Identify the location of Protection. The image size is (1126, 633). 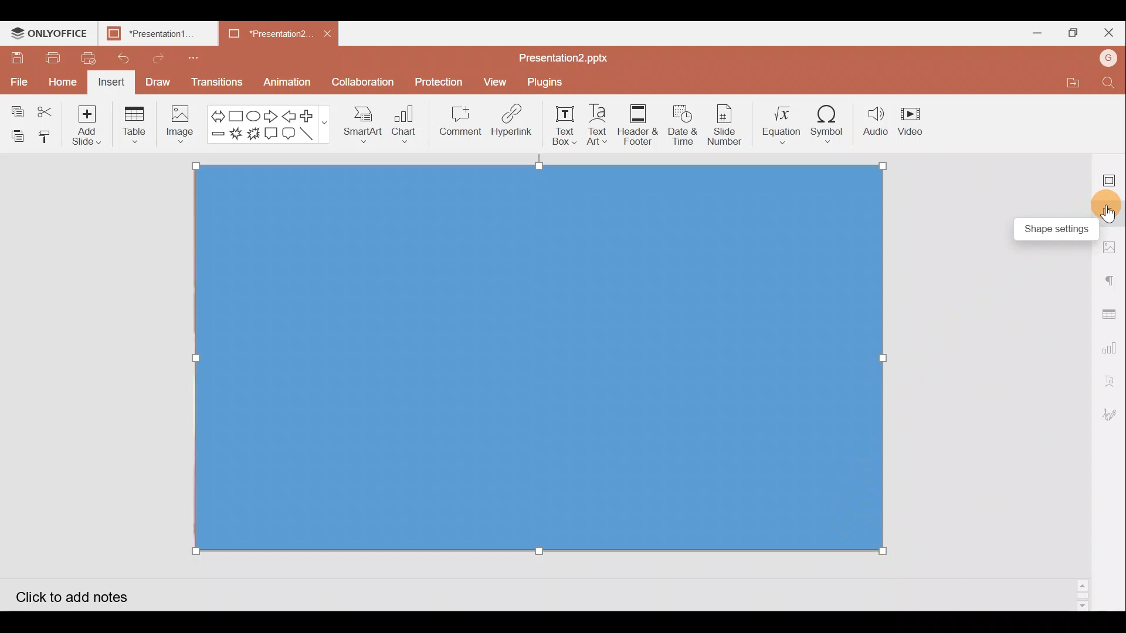
(436, 81).